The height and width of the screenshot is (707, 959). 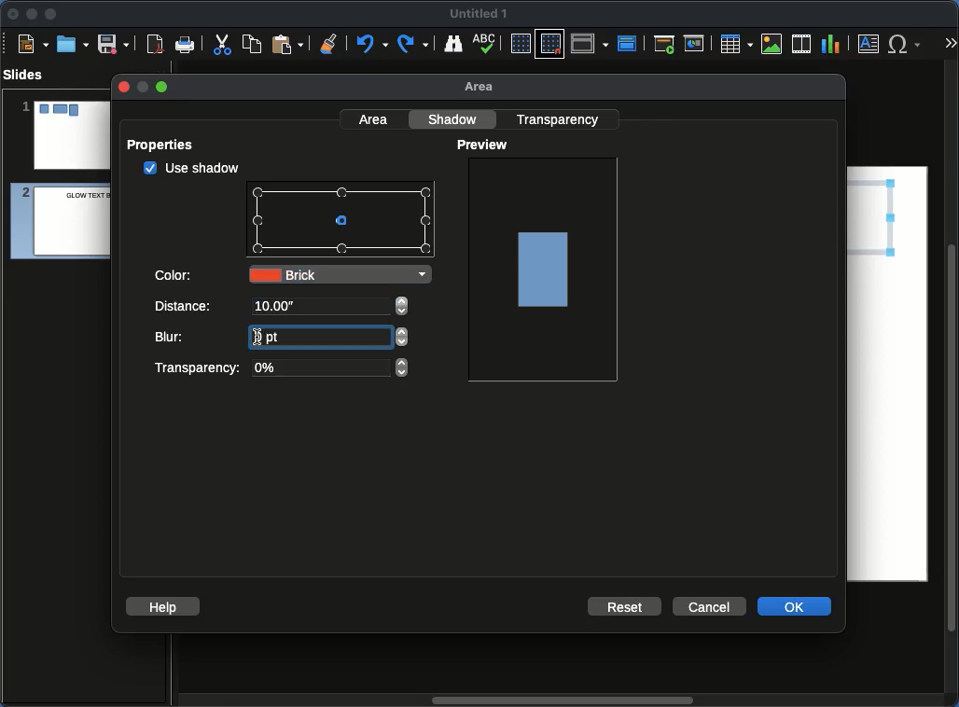 I want to click on Points, so click(x=342, y=222).